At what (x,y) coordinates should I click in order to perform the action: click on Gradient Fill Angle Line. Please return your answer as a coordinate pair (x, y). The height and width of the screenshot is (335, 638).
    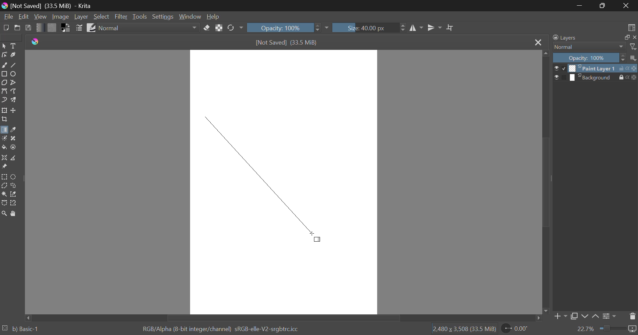
    Looking at the image, I should click on (256, 171).